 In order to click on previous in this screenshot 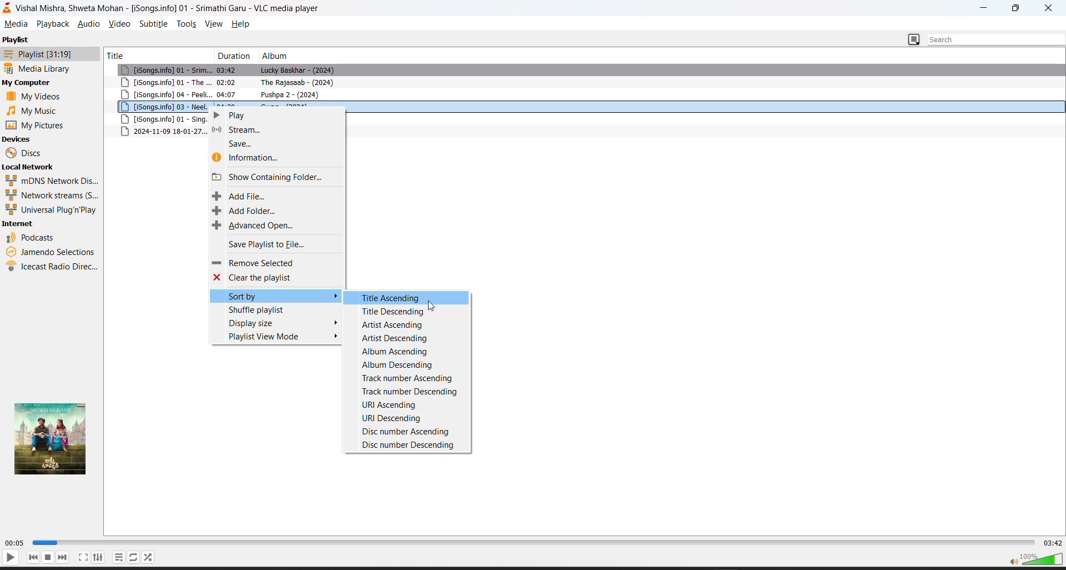, I will do `click(33, 557)`.